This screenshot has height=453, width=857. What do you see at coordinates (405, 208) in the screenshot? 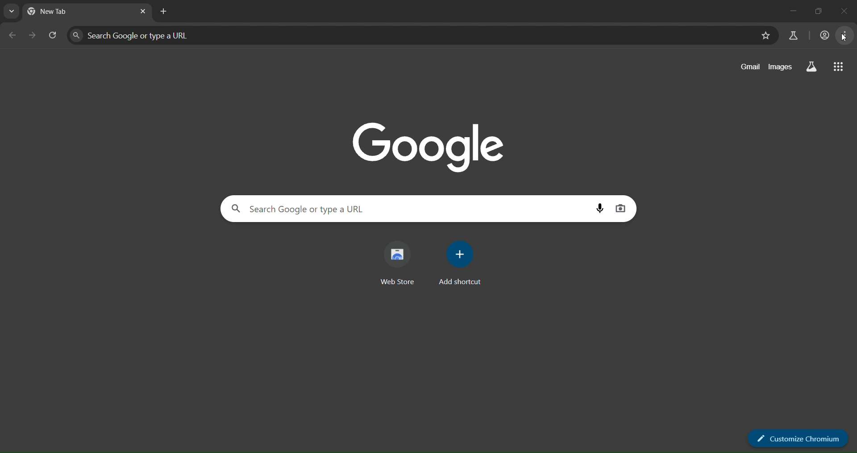
I see `search panel` at bounding box center [405, 208].